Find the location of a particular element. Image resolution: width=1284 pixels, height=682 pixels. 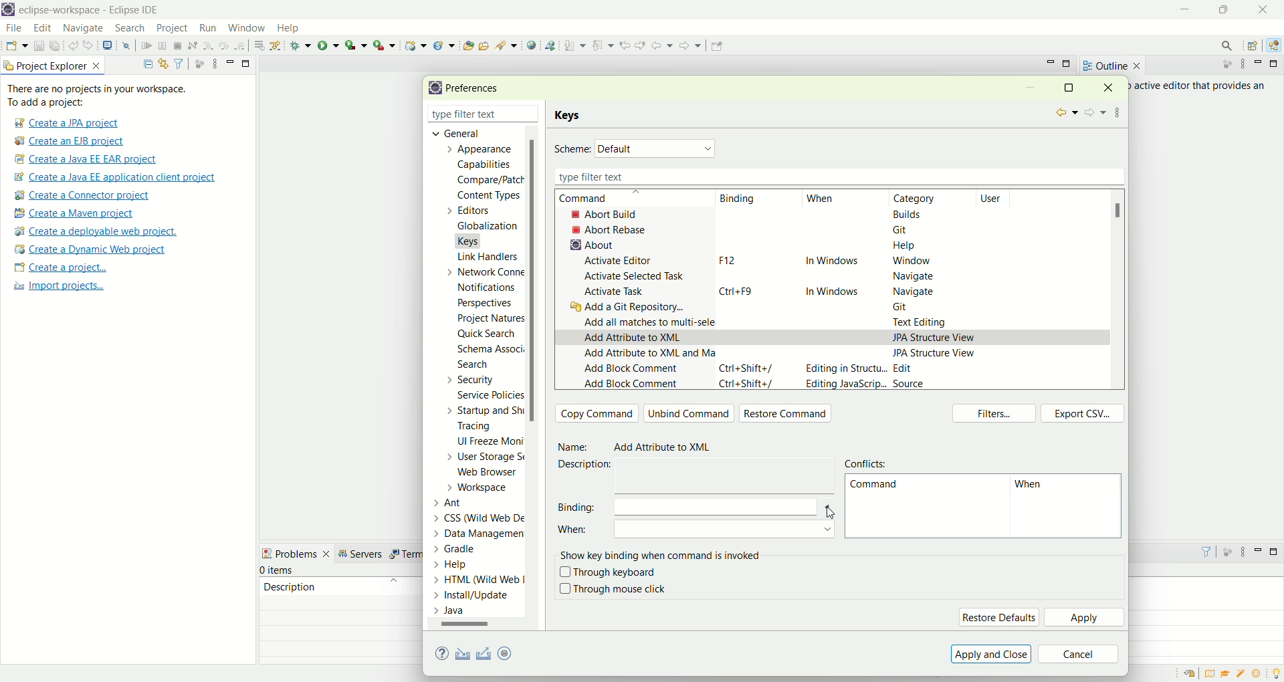

add block comment is located at coordinates (631, 370).